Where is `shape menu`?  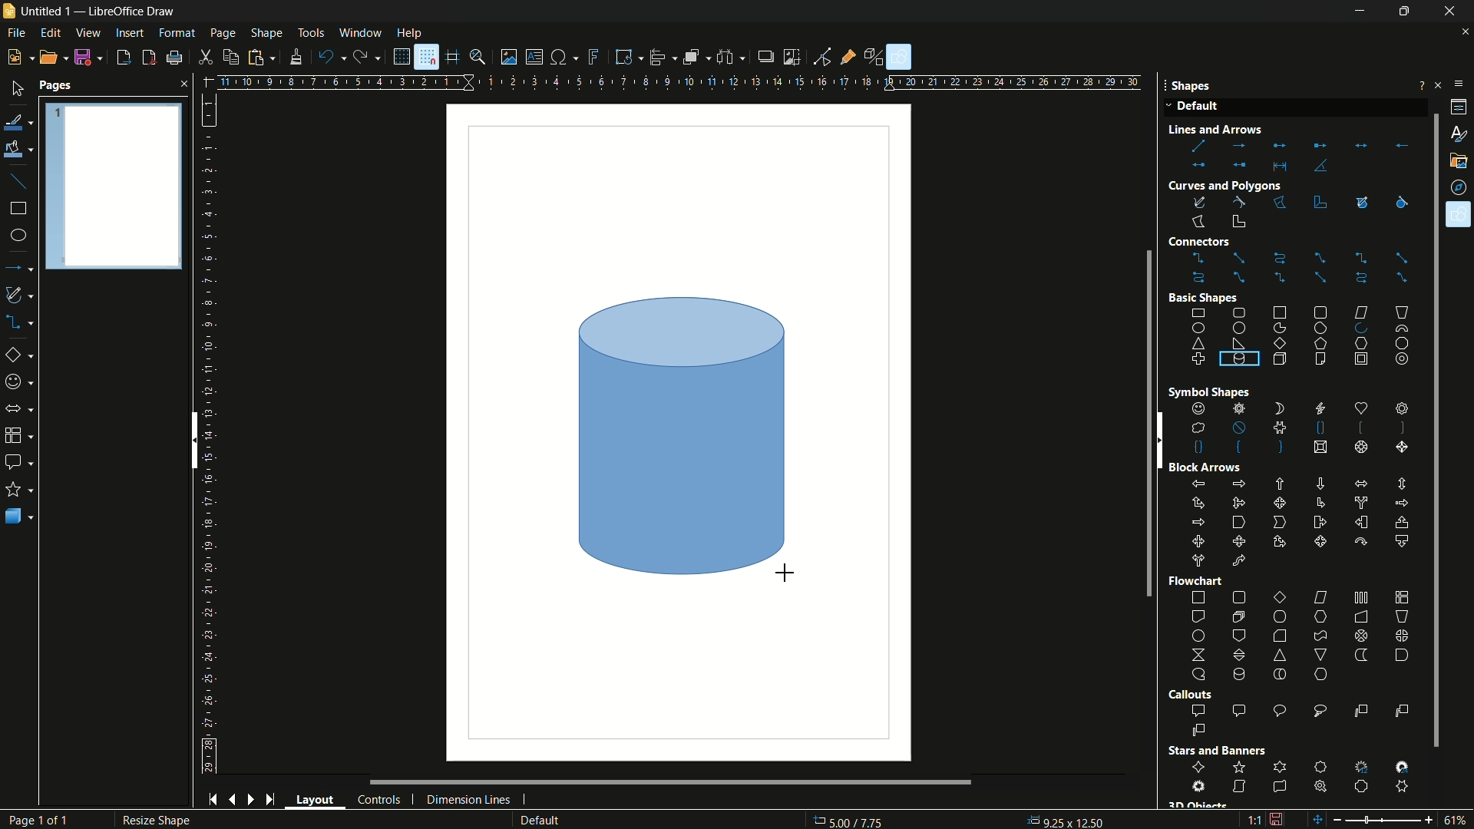
shape menu is located at coordinates (268, 33).